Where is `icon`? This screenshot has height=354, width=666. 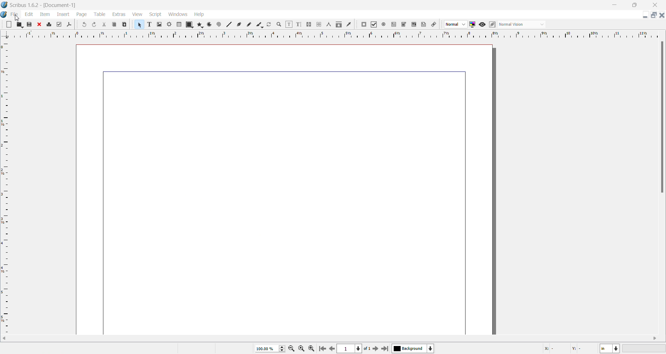
icon is located at coordinates (434, 25).